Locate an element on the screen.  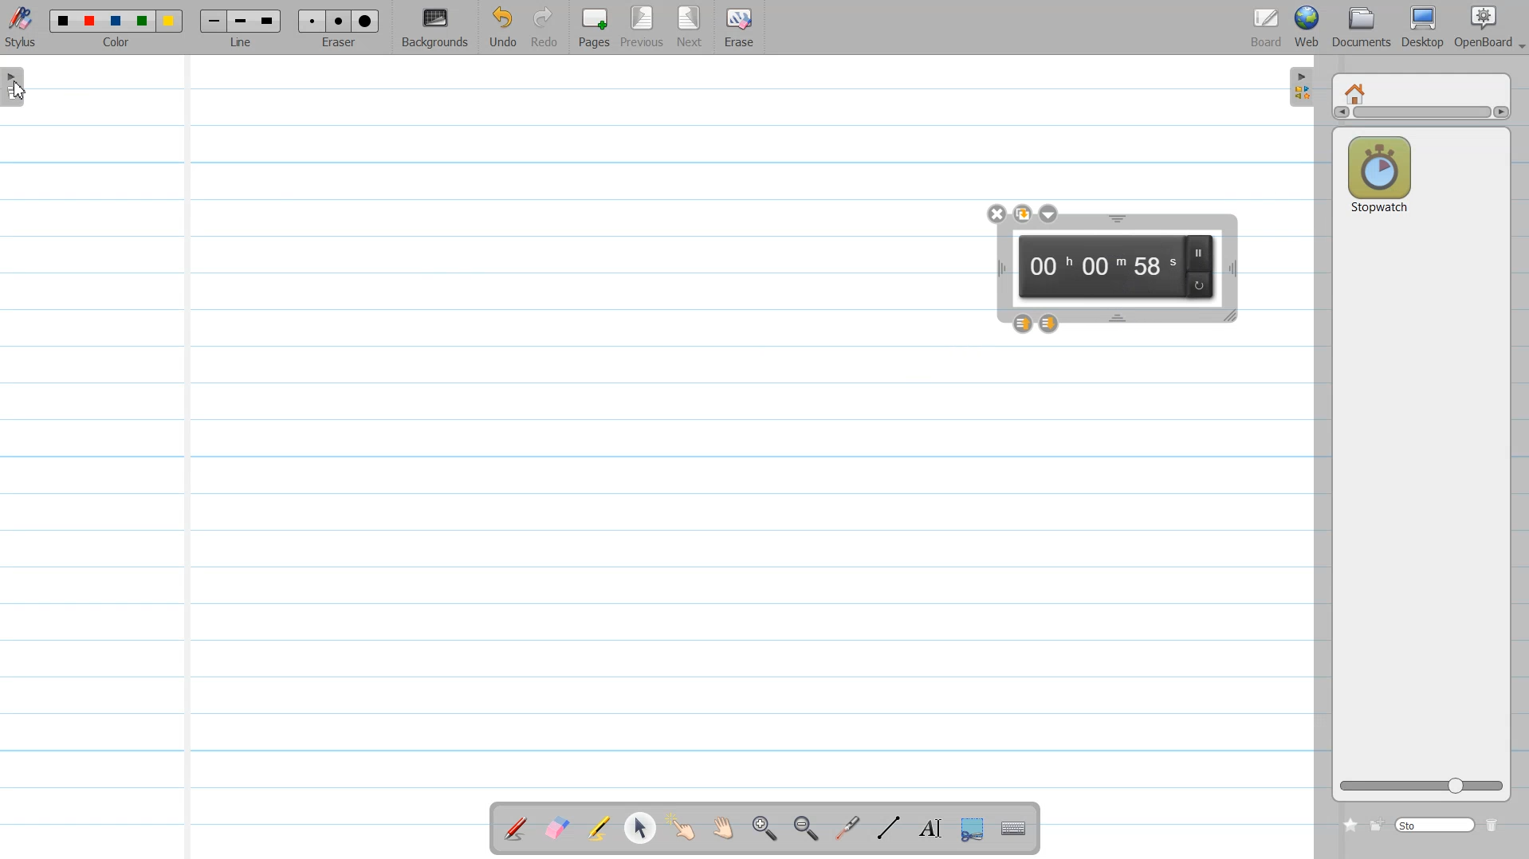
Drop down box is located at coordinates (1049, 214).